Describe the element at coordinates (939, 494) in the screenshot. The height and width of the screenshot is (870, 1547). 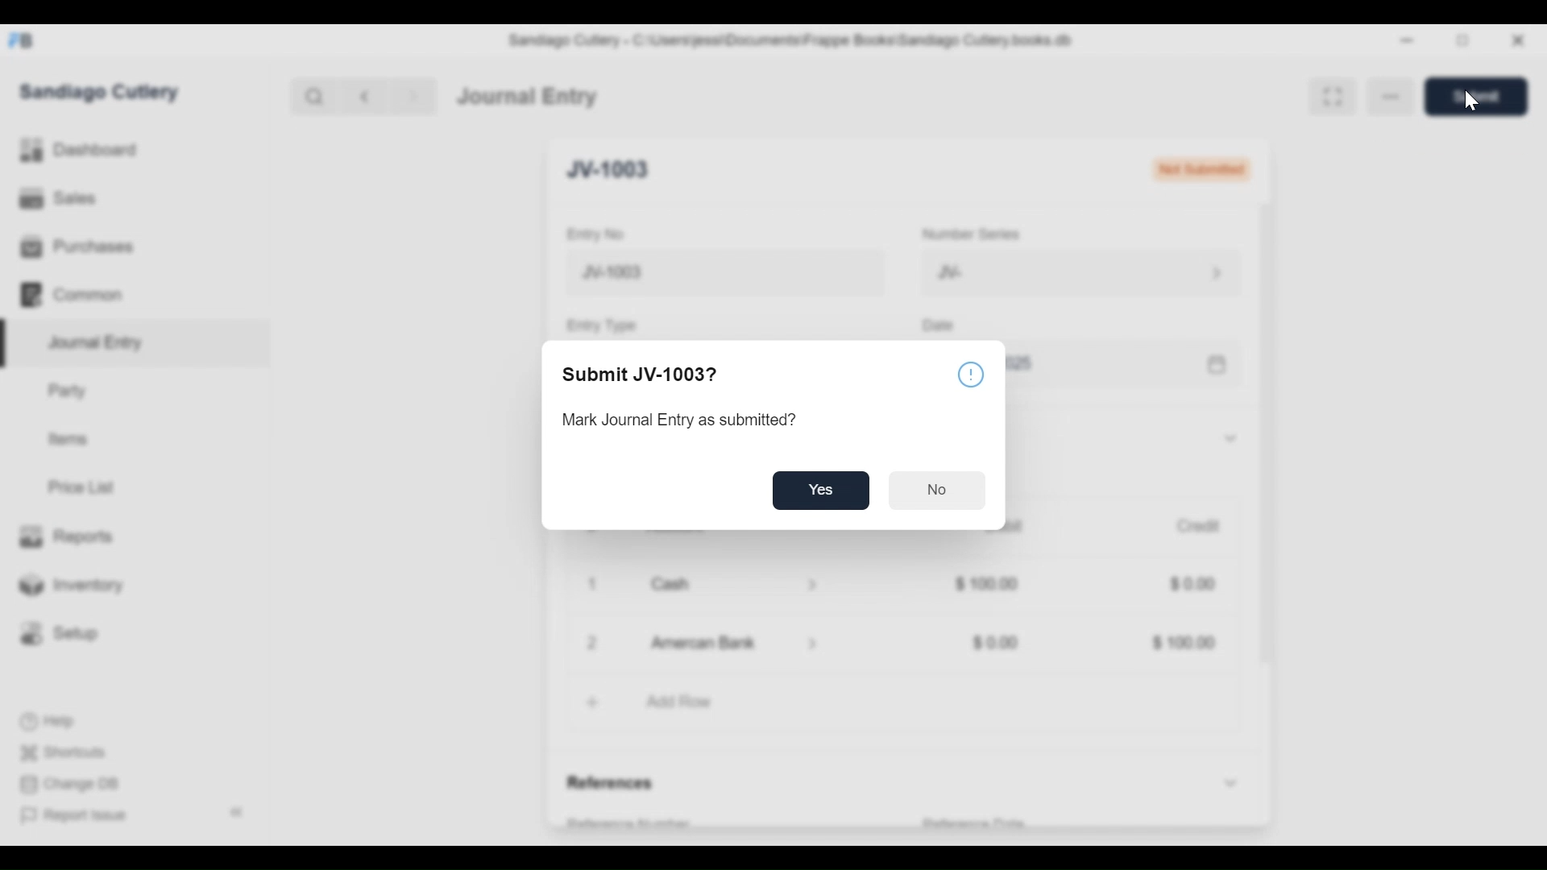
I see `No` at that location.